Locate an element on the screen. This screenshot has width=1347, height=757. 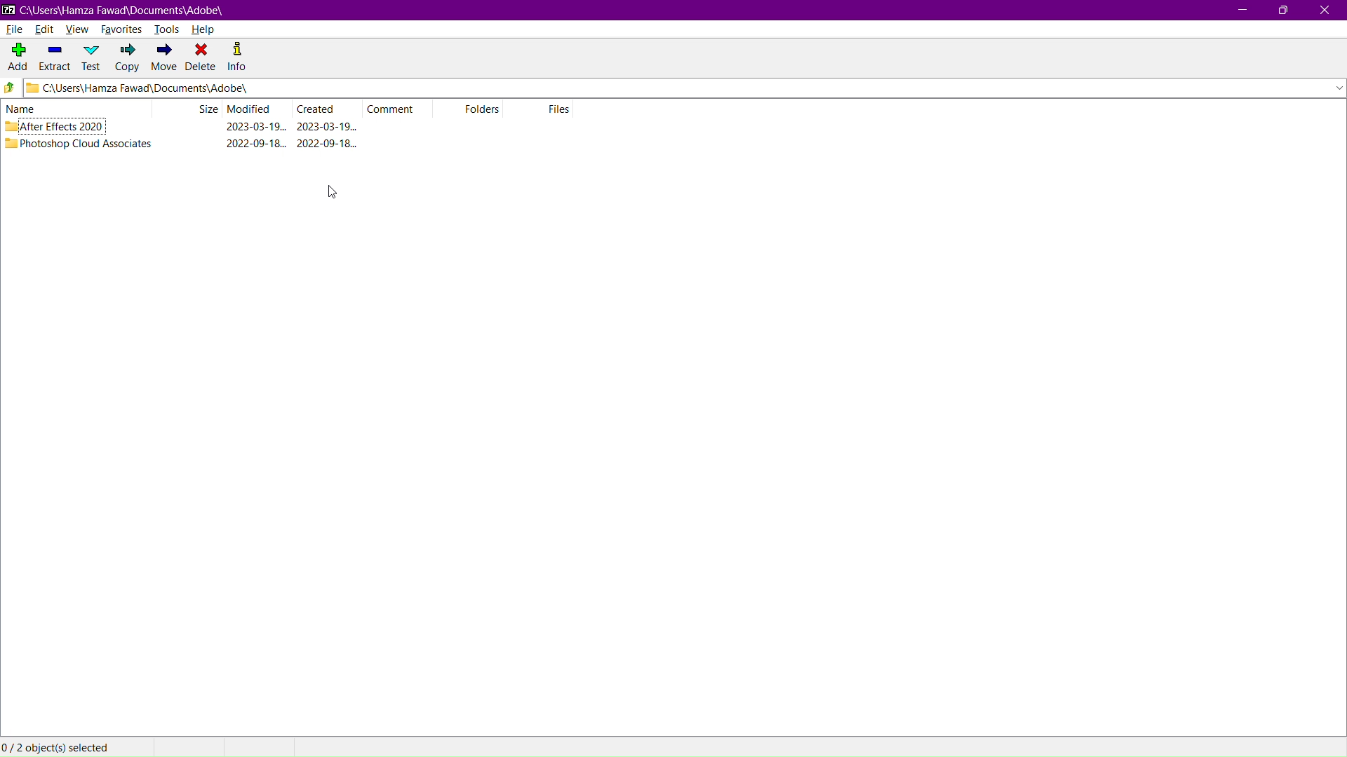
Move is located at coordinates (162, 58).